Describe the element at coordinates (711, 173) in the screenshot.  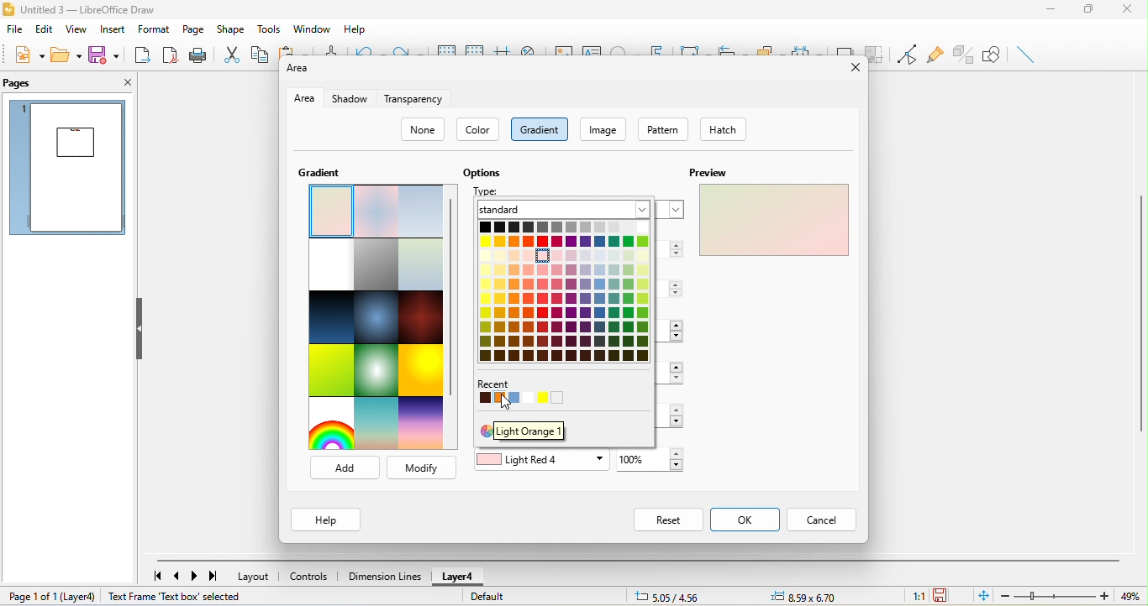
I see `preview` at that location.